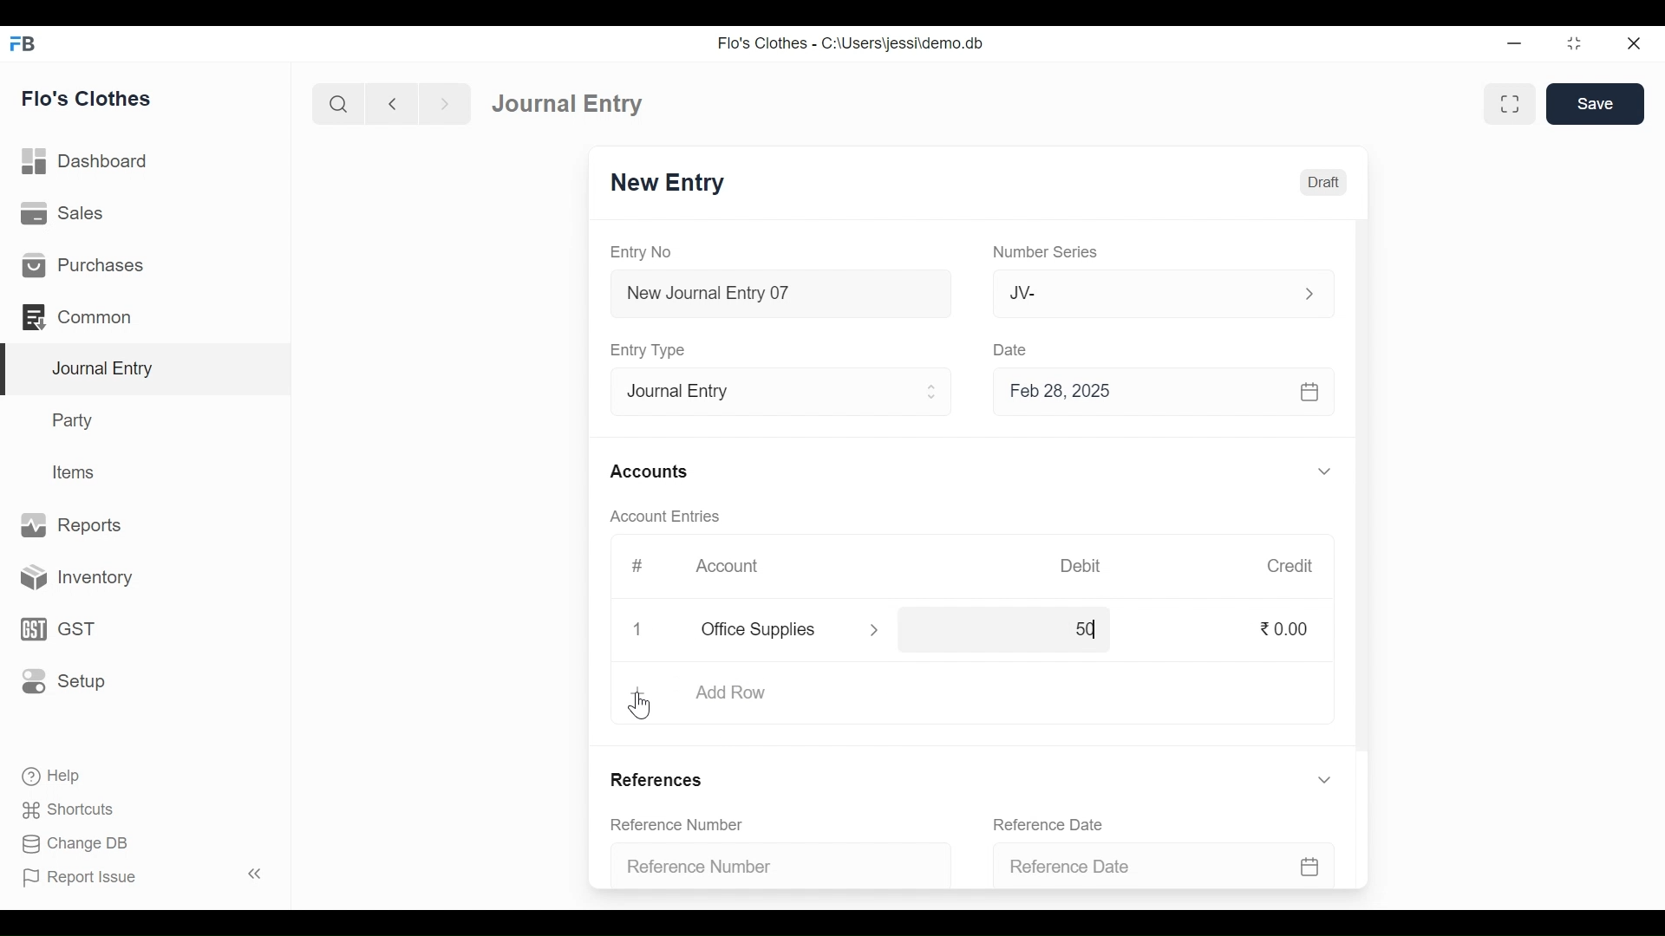  What do you see at coordinates (1324, 471) in the screenshot?
I see `Expand` at bounding box center [1324, 471].